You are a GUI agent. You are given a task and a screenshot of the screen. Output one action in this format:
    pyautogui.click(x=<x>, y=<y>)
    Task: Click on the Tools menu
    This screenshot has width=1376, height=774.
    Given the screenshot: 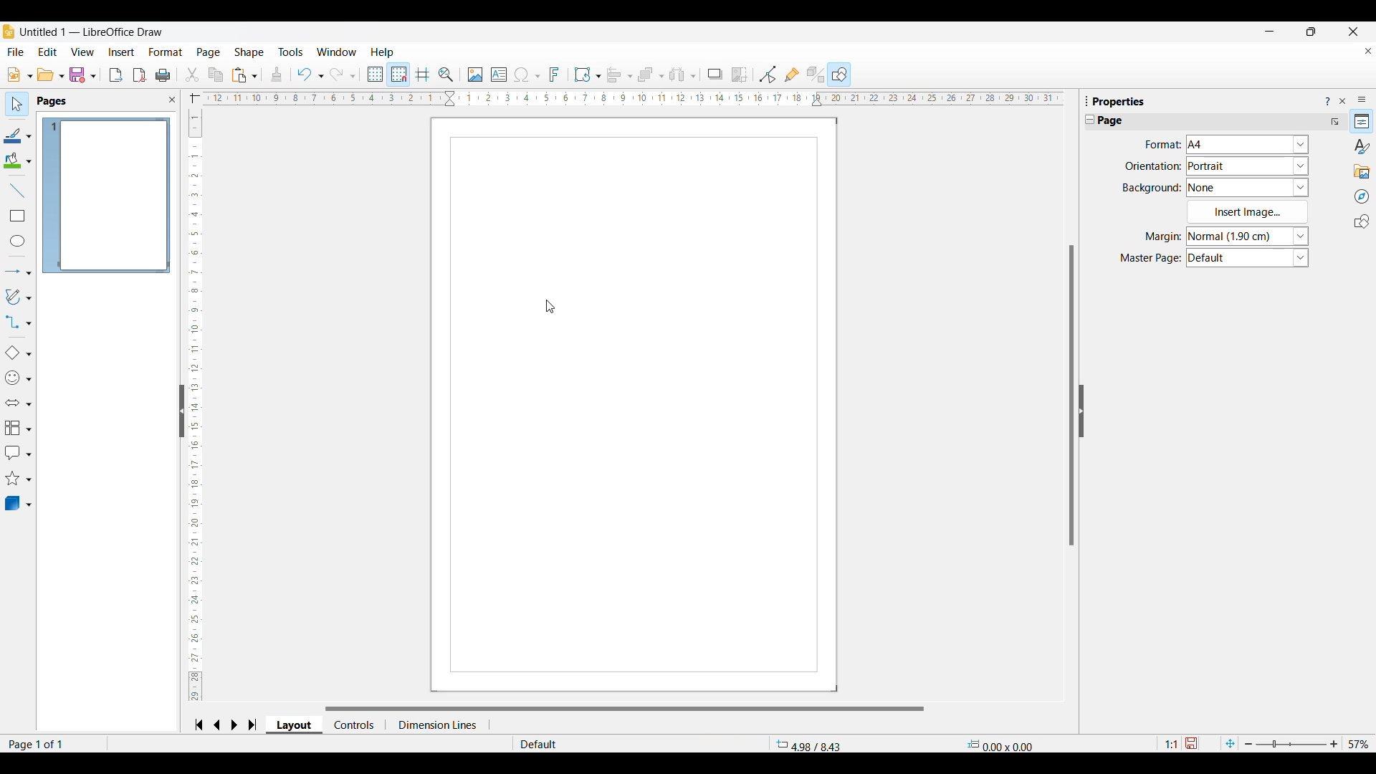 What is the action you would take?
    pyautogui.click(x=291, y=52)
    